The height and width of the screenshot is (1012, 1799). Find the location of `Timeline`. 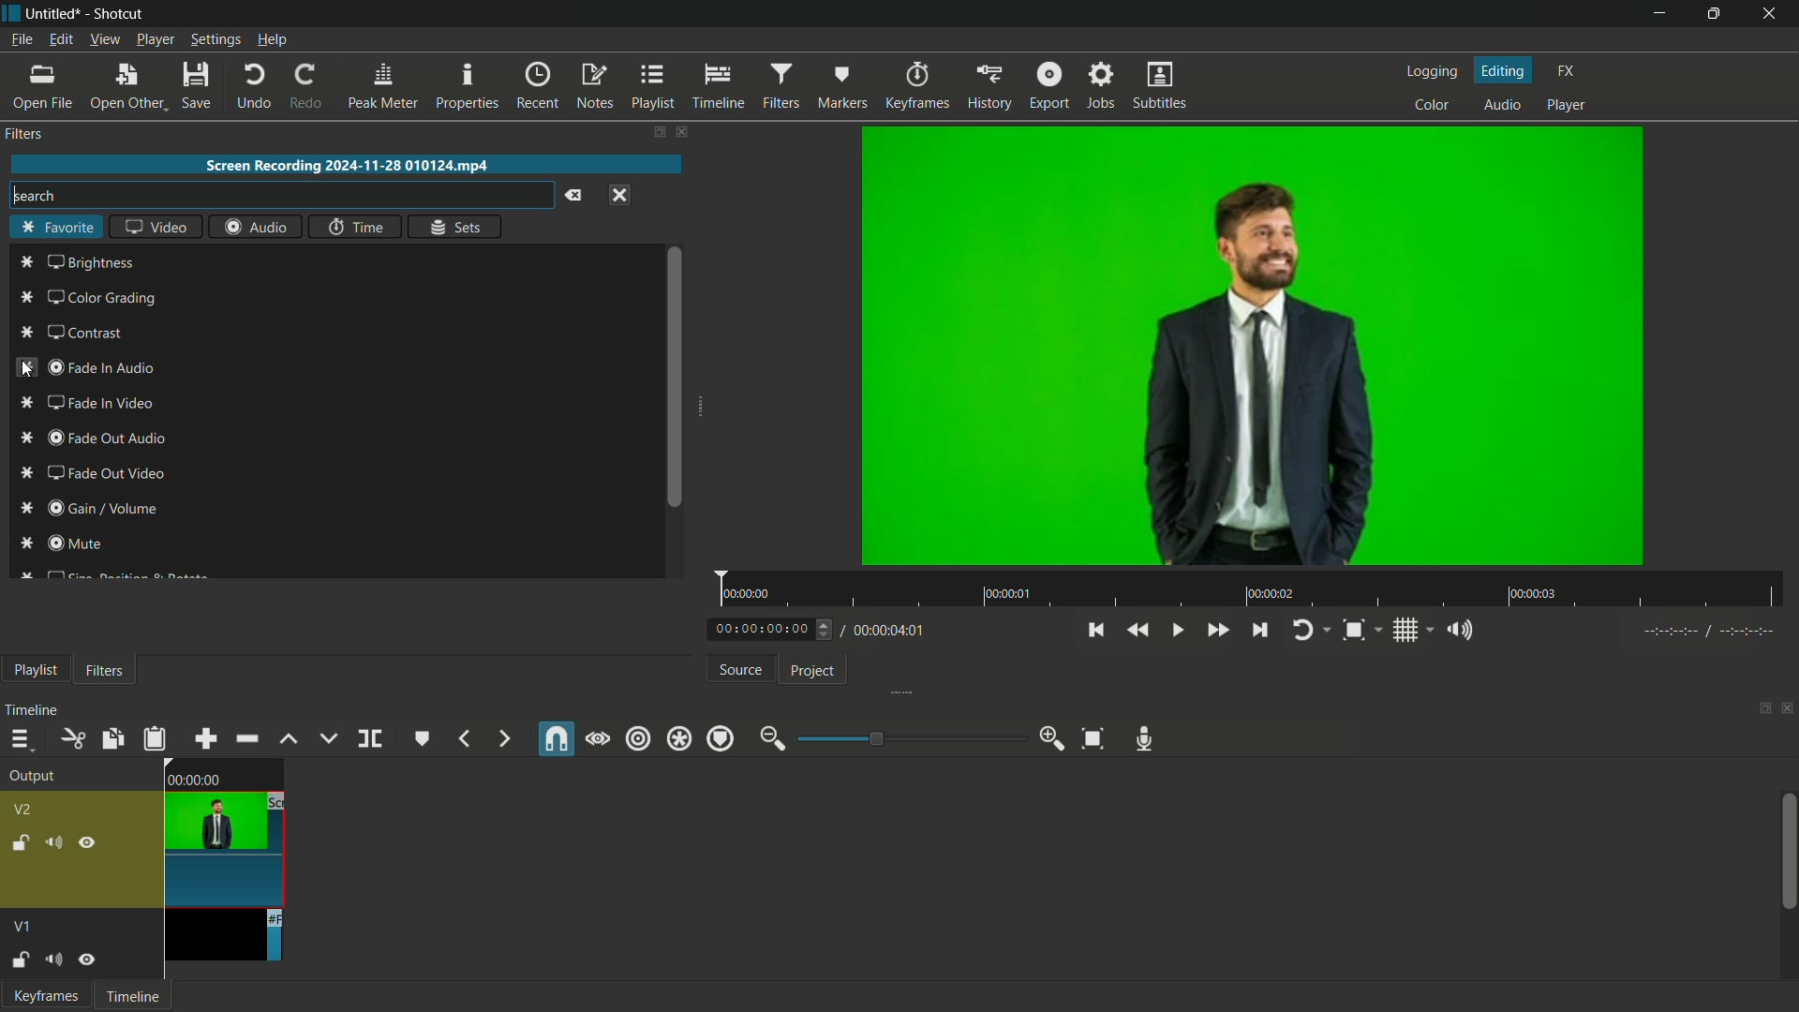

Timeline is located at coordinates (132, 994).